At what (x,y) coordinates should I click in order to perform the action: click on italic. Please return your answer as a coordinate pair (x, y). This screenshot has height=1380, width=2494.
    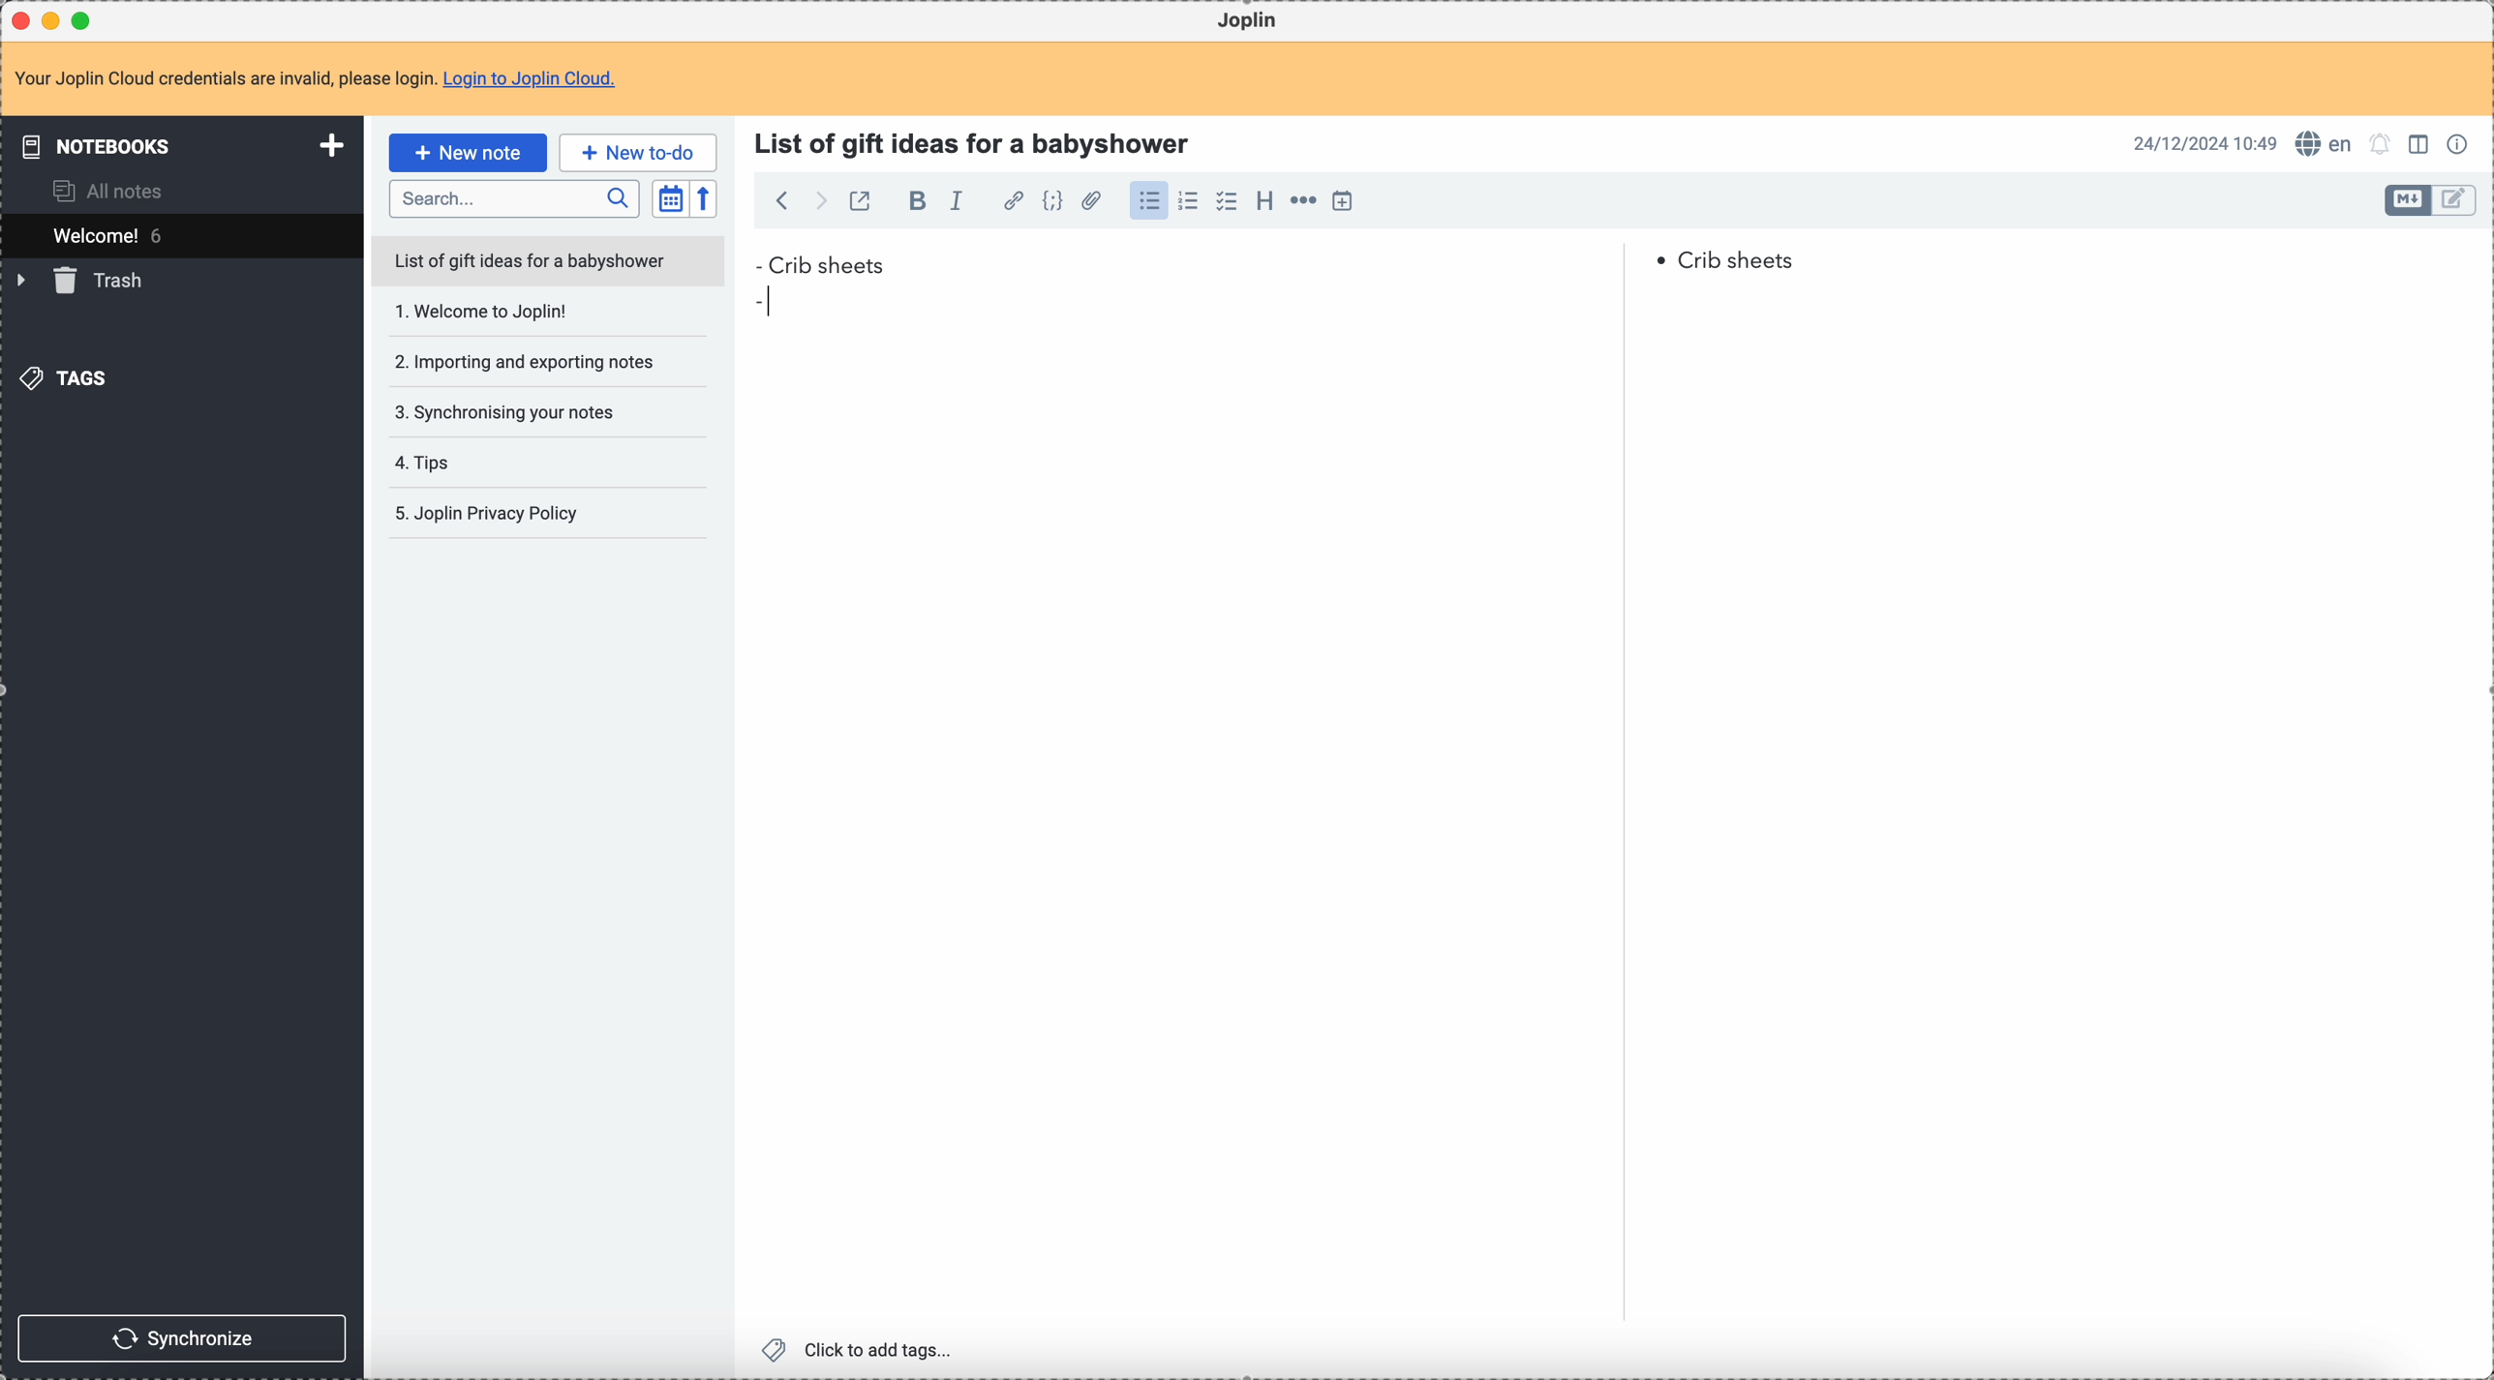
    Looking at the image, I should click on (958, 202).